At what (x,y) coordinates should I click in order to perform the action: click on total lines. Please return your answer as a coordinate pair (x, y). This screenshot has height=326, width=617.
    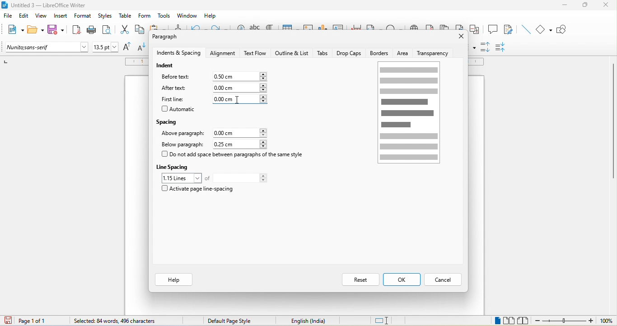
    Looking at the image, I should click on (240, 178).